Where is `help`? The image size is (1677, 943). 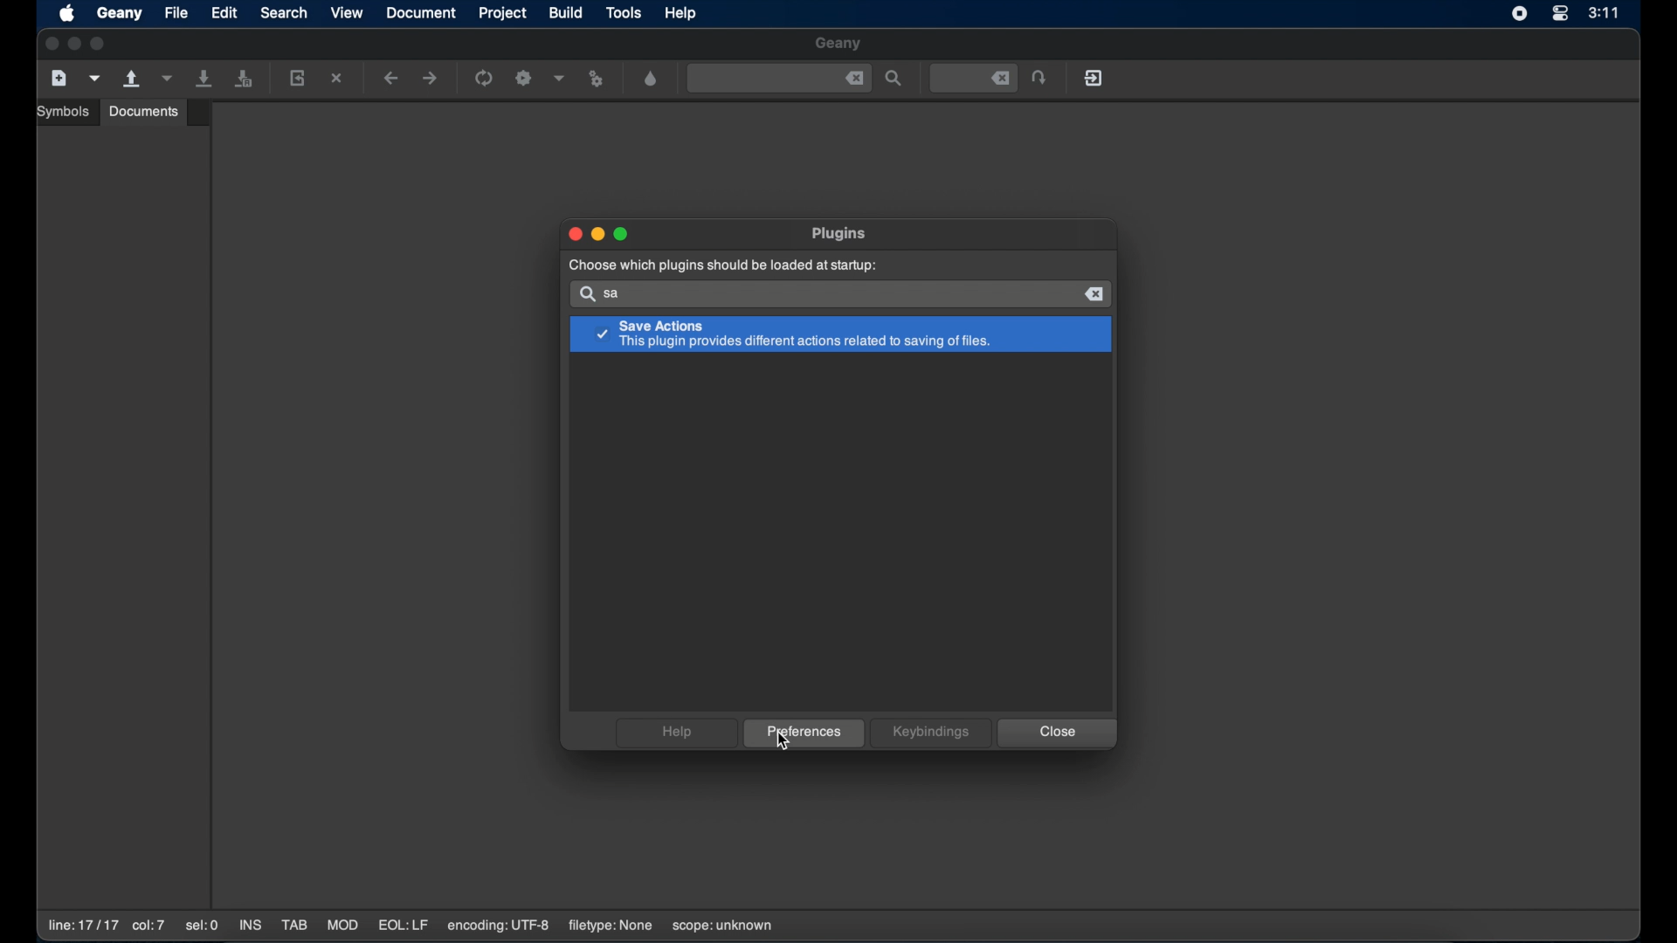 help is located at coordinates (675, 733).